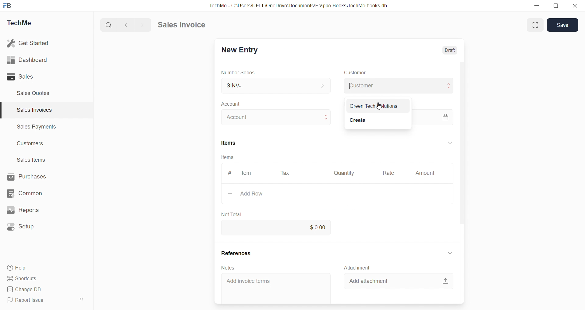 The image size is (585, 310). What do you see at coordinates (37, 126) in the screenshot?
I see `Sales Payments` at bounding box center [37, 126].